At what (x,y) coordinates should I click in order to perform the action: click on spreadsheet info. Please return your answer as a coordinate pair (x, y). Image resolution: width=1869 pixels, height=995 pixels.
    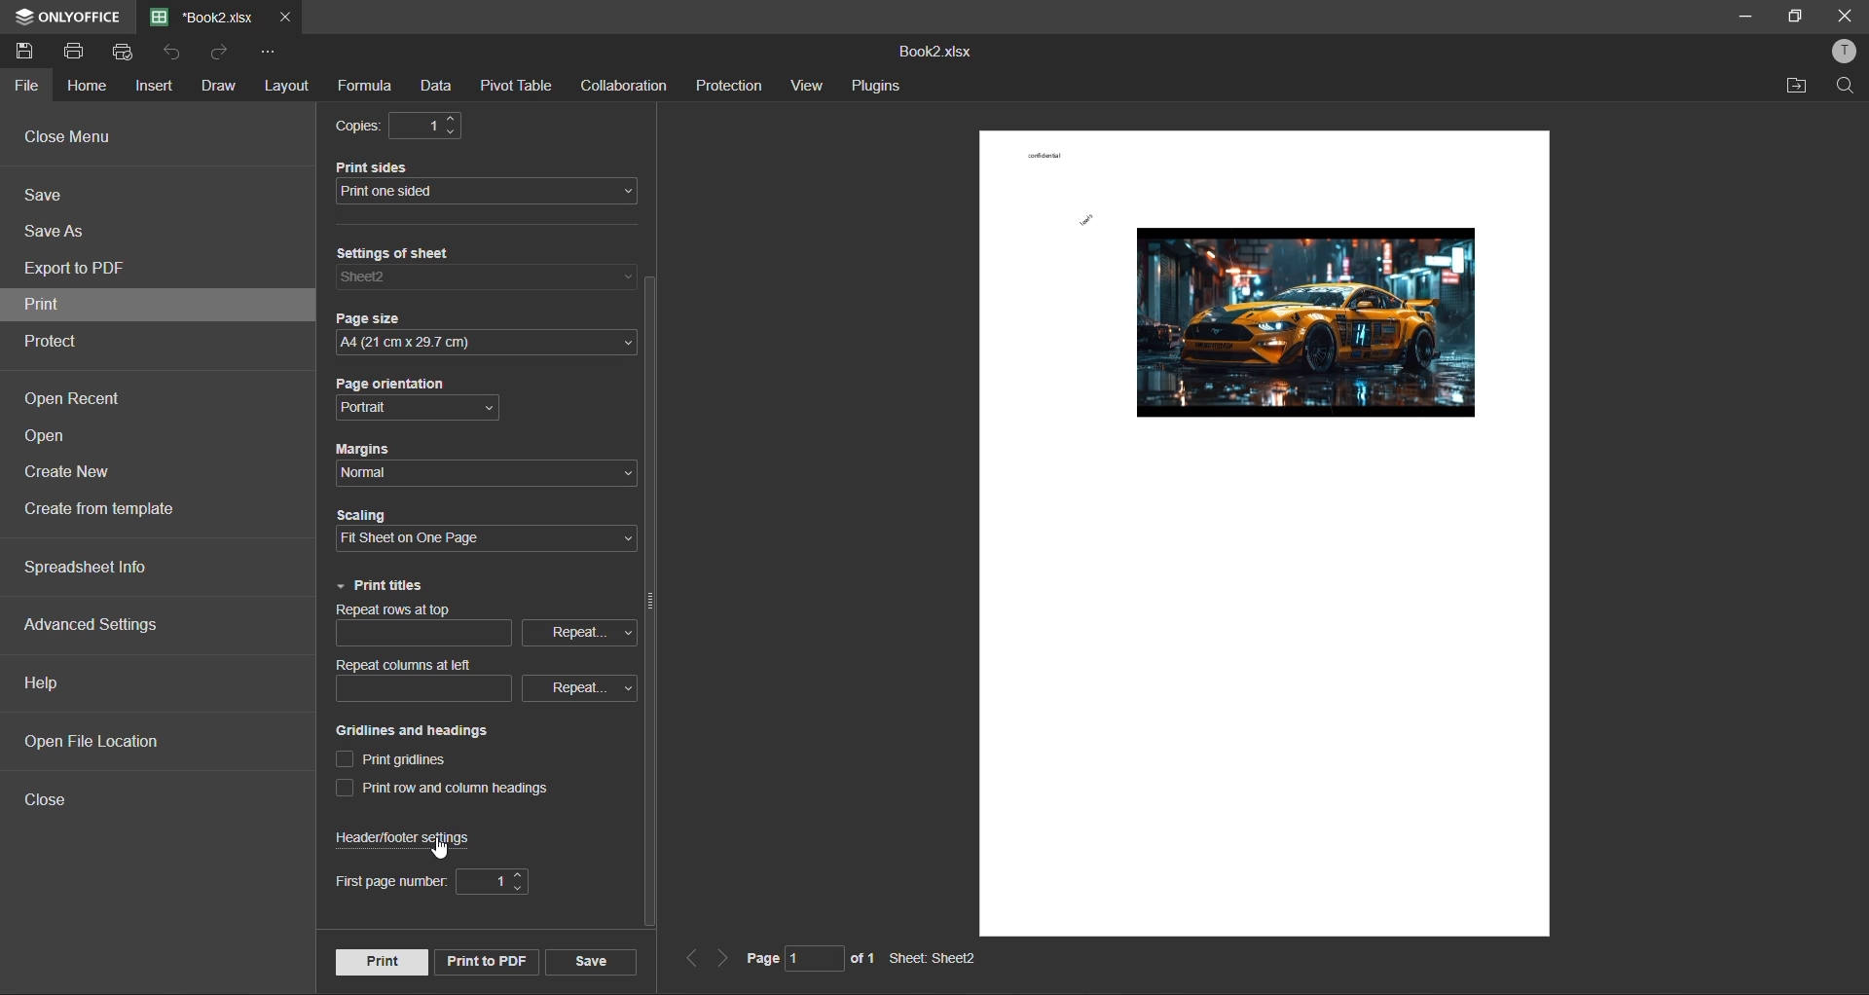
    Looking at the image, I should click on (88, 566).